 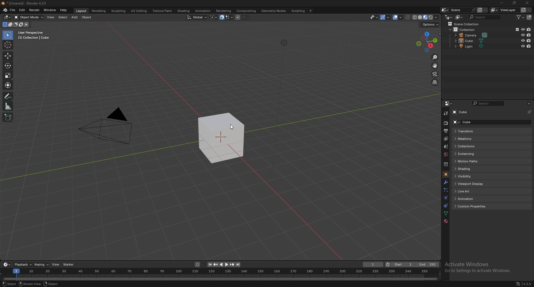 I want to click on help, so click(x=64, y=10).